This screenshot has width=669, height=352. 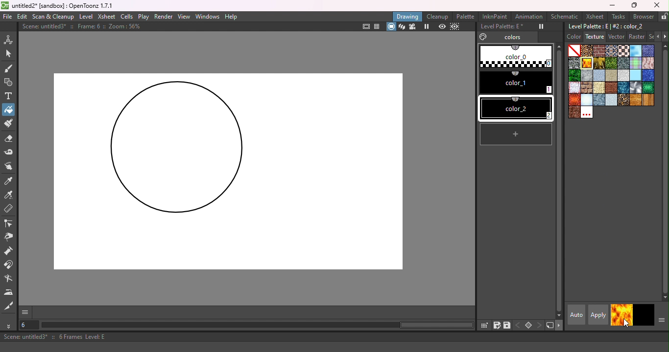 What do you see at coordinates (414, 26) in the screenshot?
I see `Camera view` at bounding box center [414, 26].